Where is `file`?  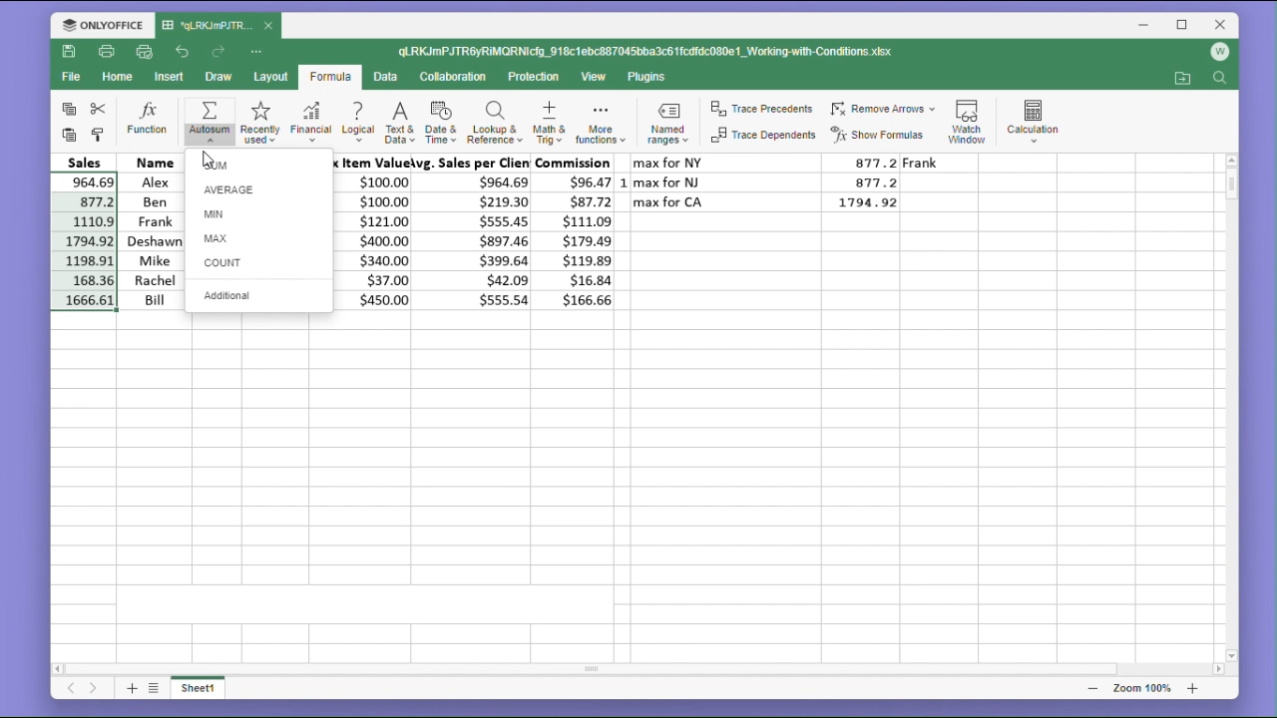
file is located at coordinates (71, 80).